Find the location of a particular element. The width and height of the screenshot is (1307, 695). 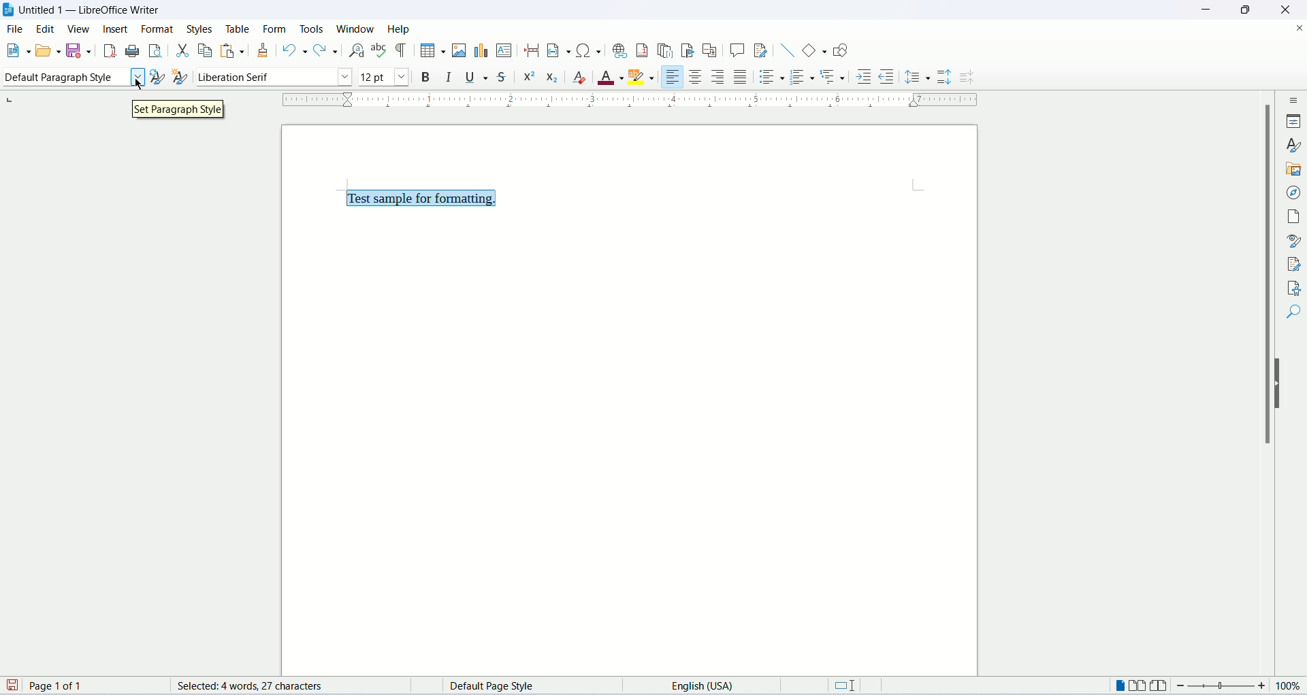

print is located at coordinates (132, 50).